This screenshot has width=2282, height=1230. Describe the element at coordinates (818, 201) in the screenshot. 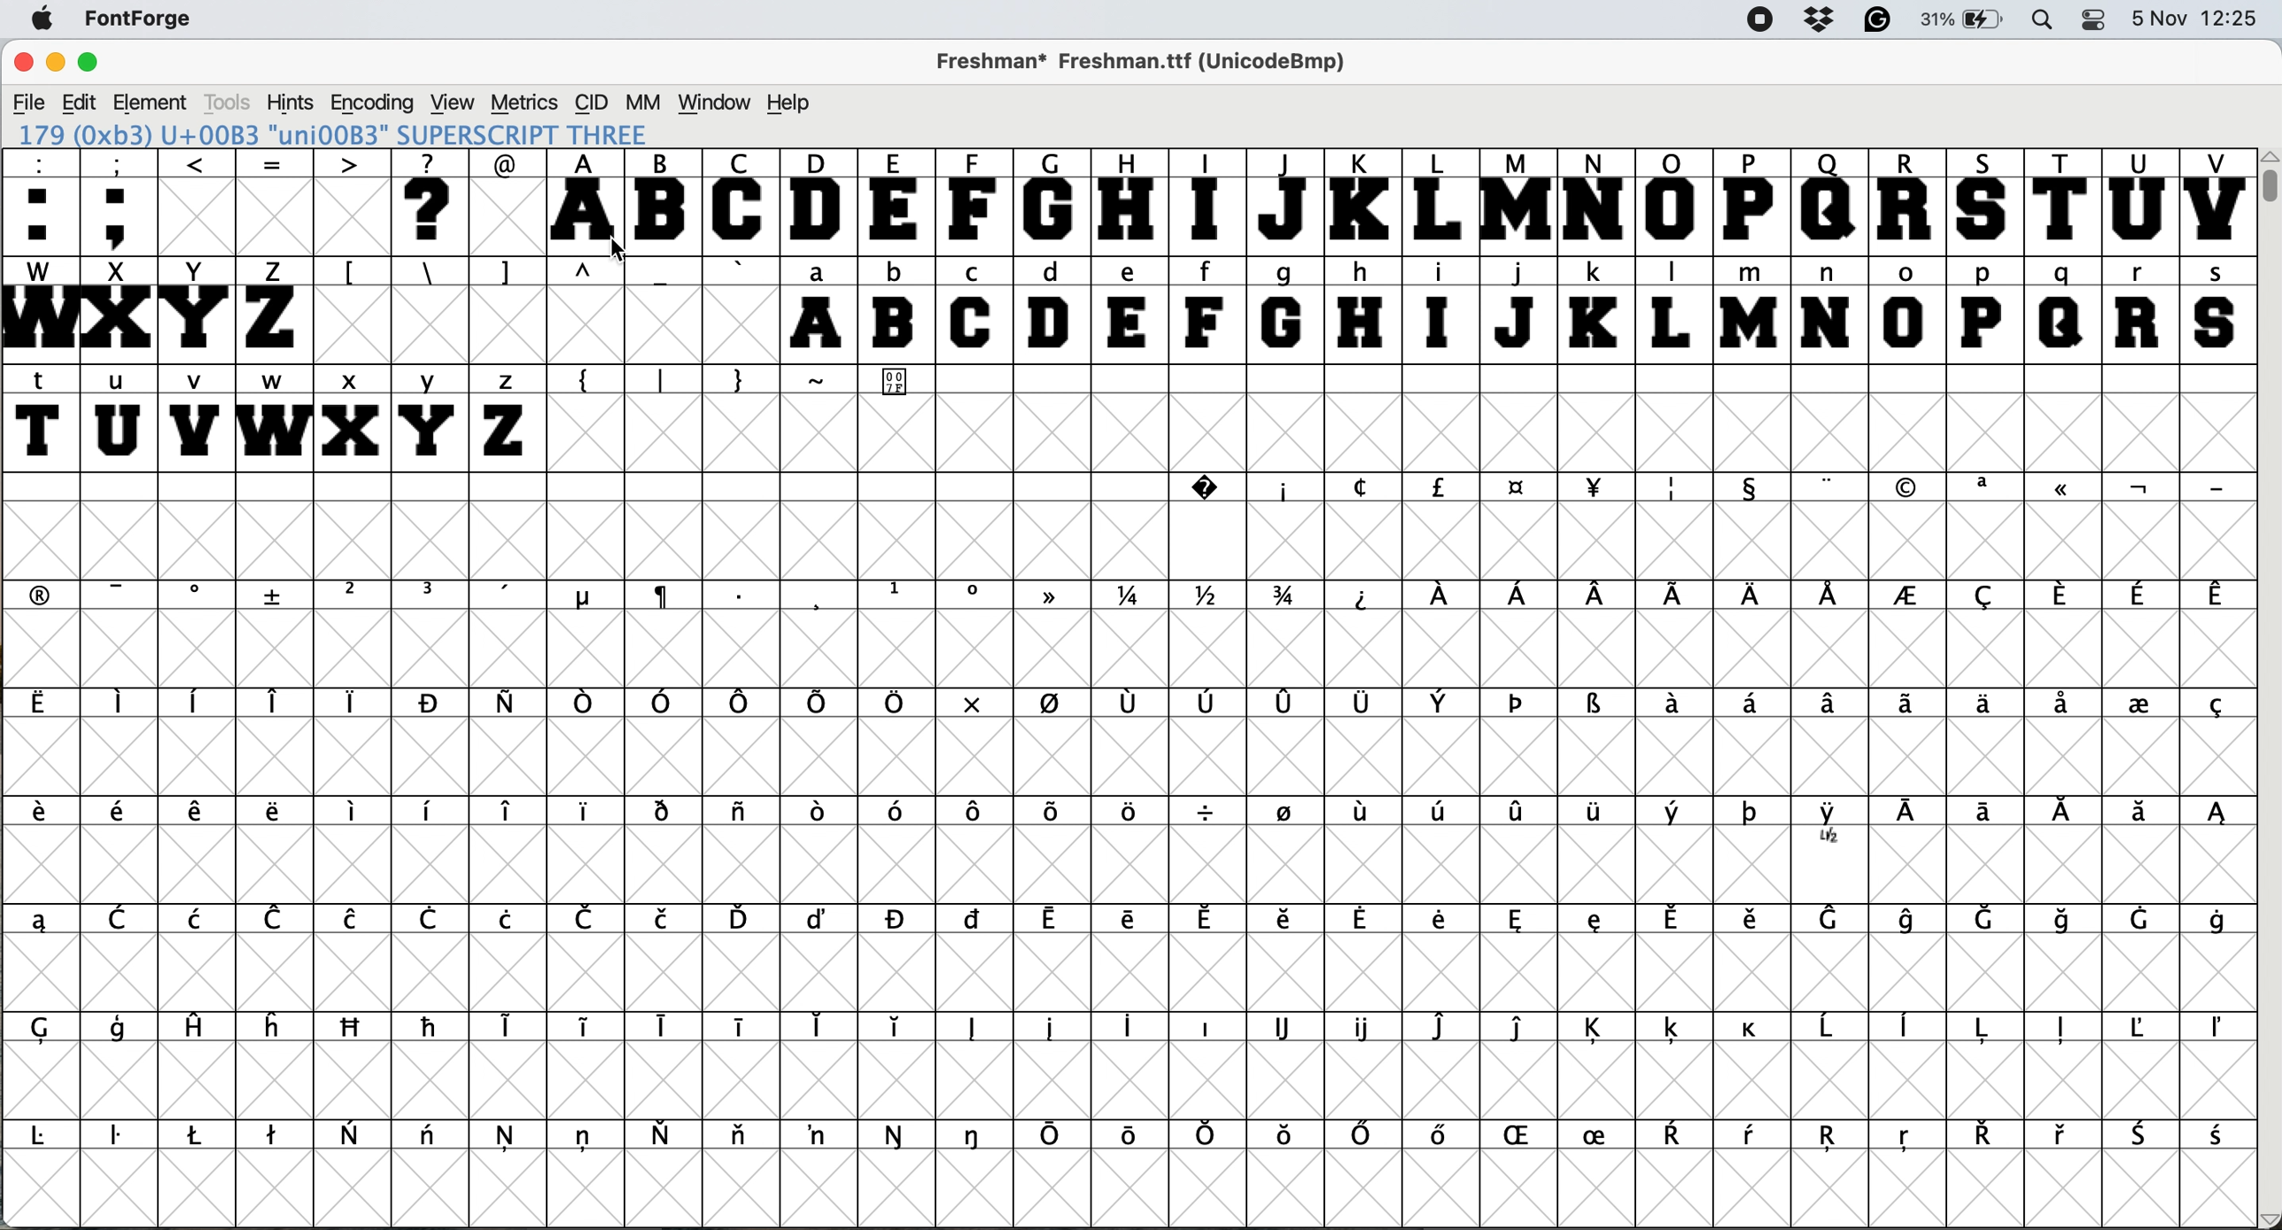

I see `D` at that location.